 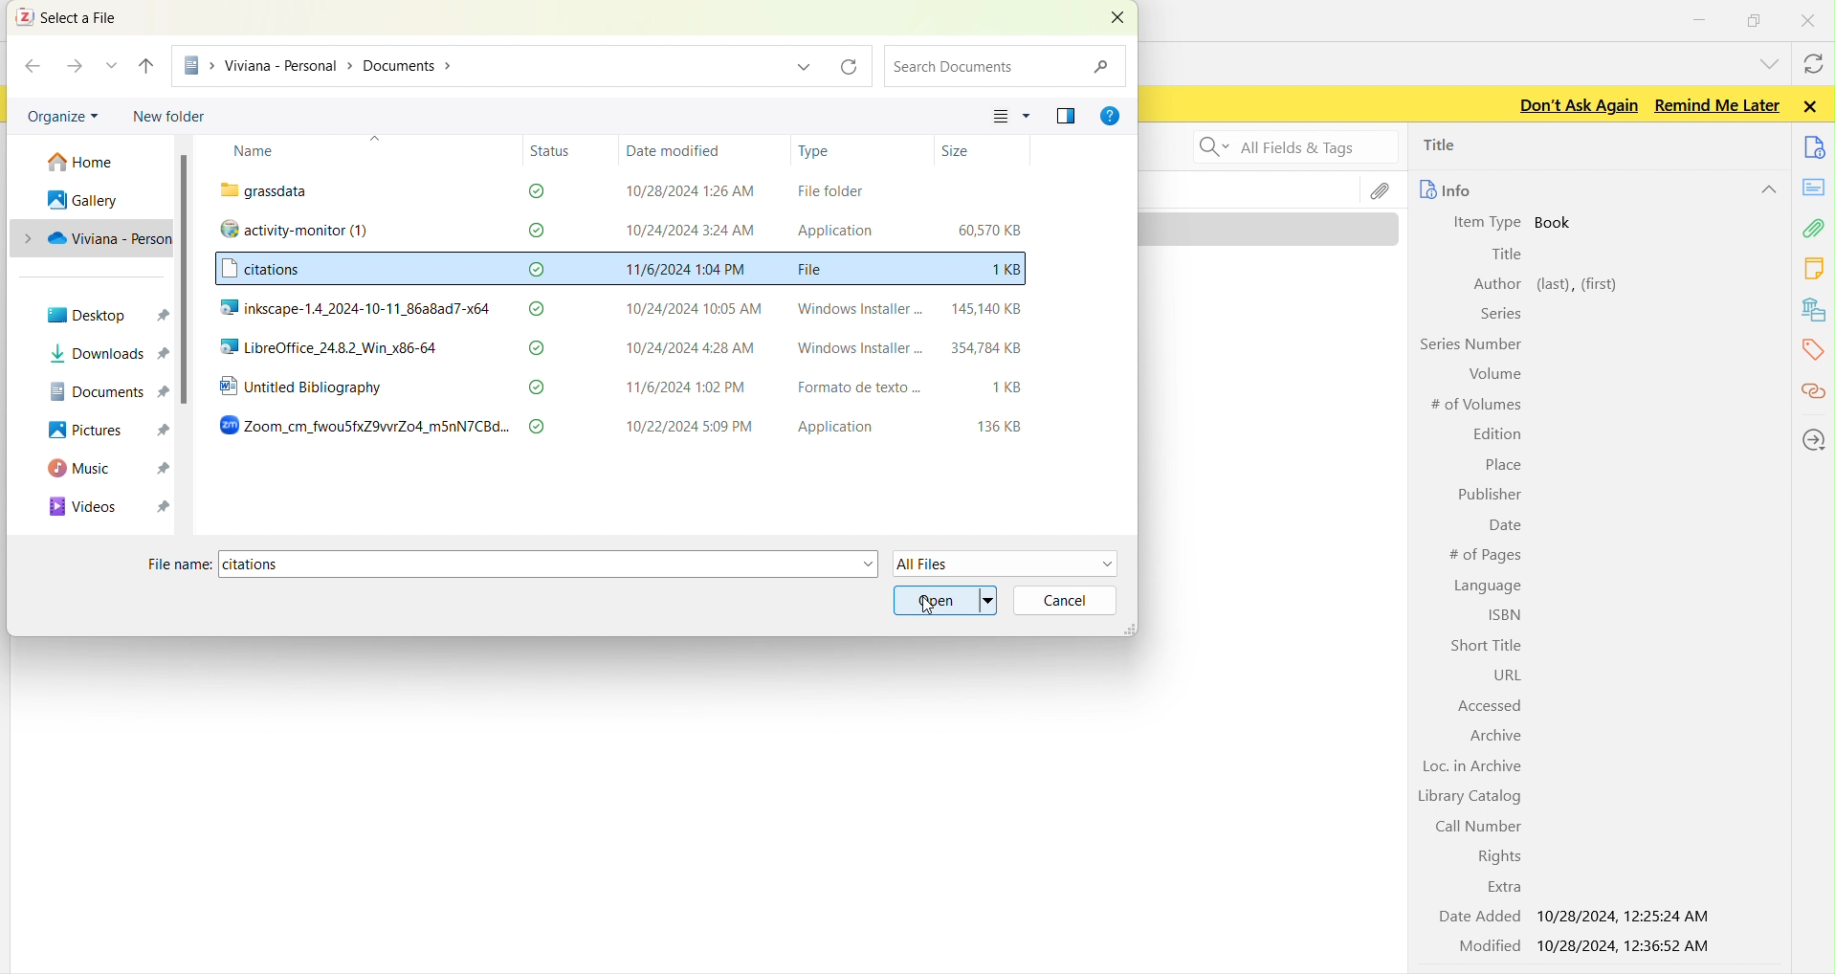 What do you see at coordinates (1007, 115) in the screenshot?
I see `CHANGE YOUR VIEW` at bounding box center [1007, 115].